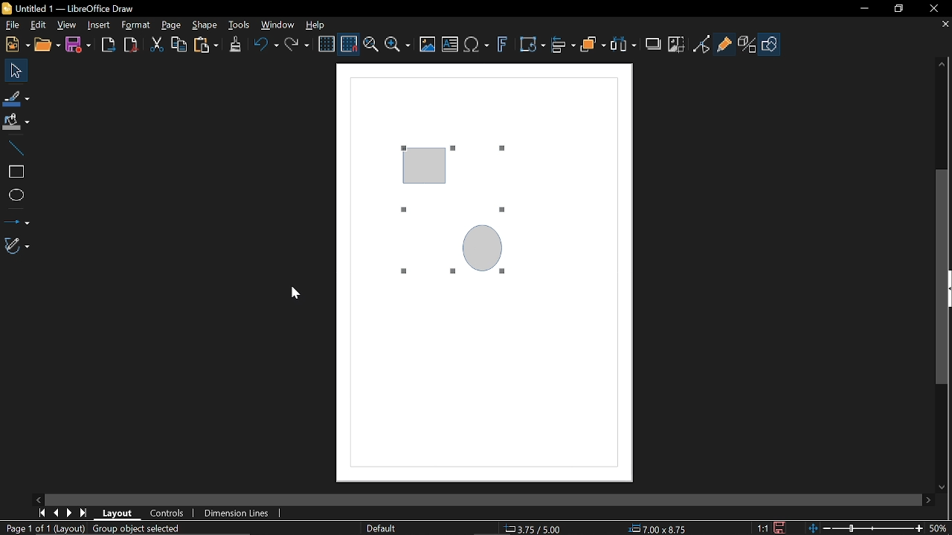 This screenshot has width=952, height=535. Describe the element at coordinates (473, 499) in the screenshot. I see `side scroll bar` at that location.